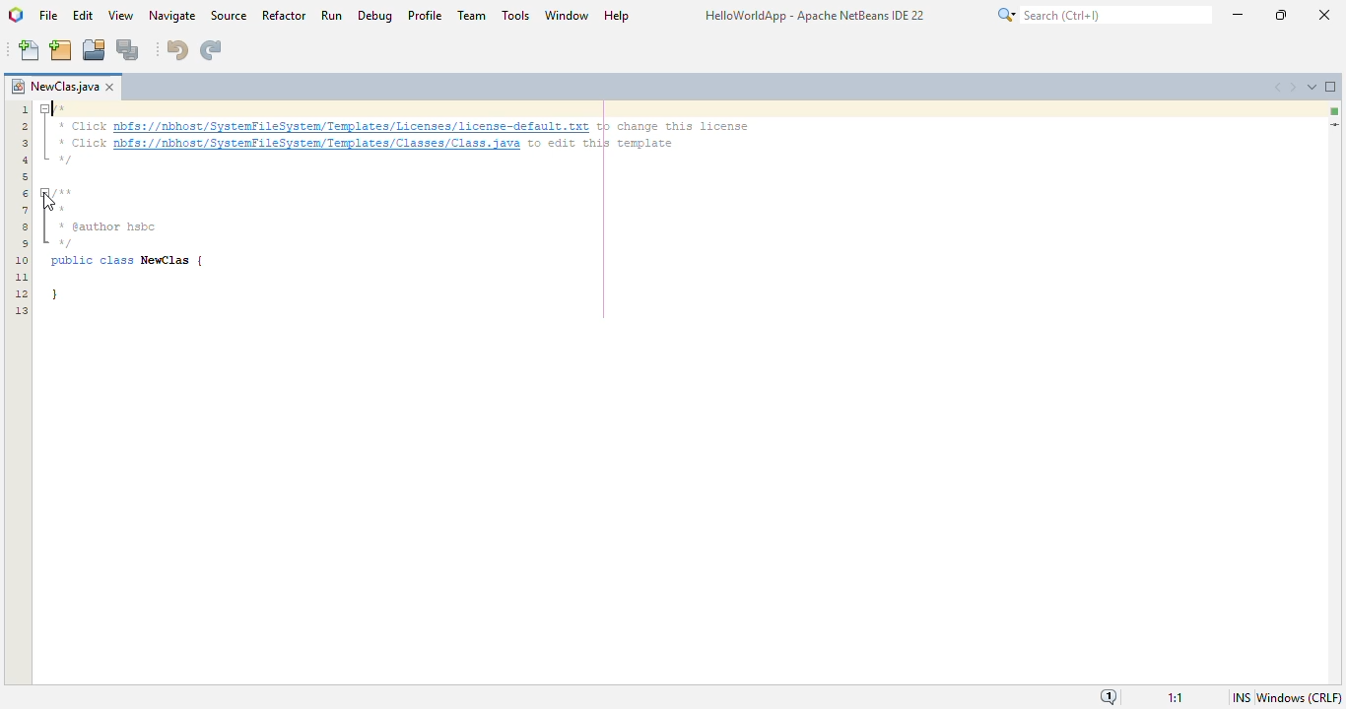 The image size is (1346, 709). Describe the element at coordinates (1282, 14) in the screenshot. I see `maximize` at that location.